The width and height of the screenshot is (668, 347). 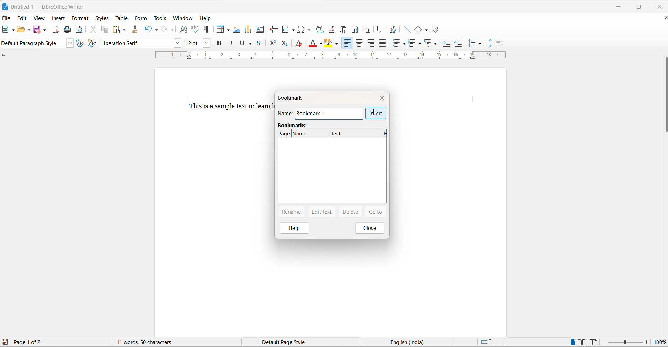 What do you see at coordinates (145, 342) in the screenshot?
I see `11 words, 50 characters` at bounding box center [145, 342].